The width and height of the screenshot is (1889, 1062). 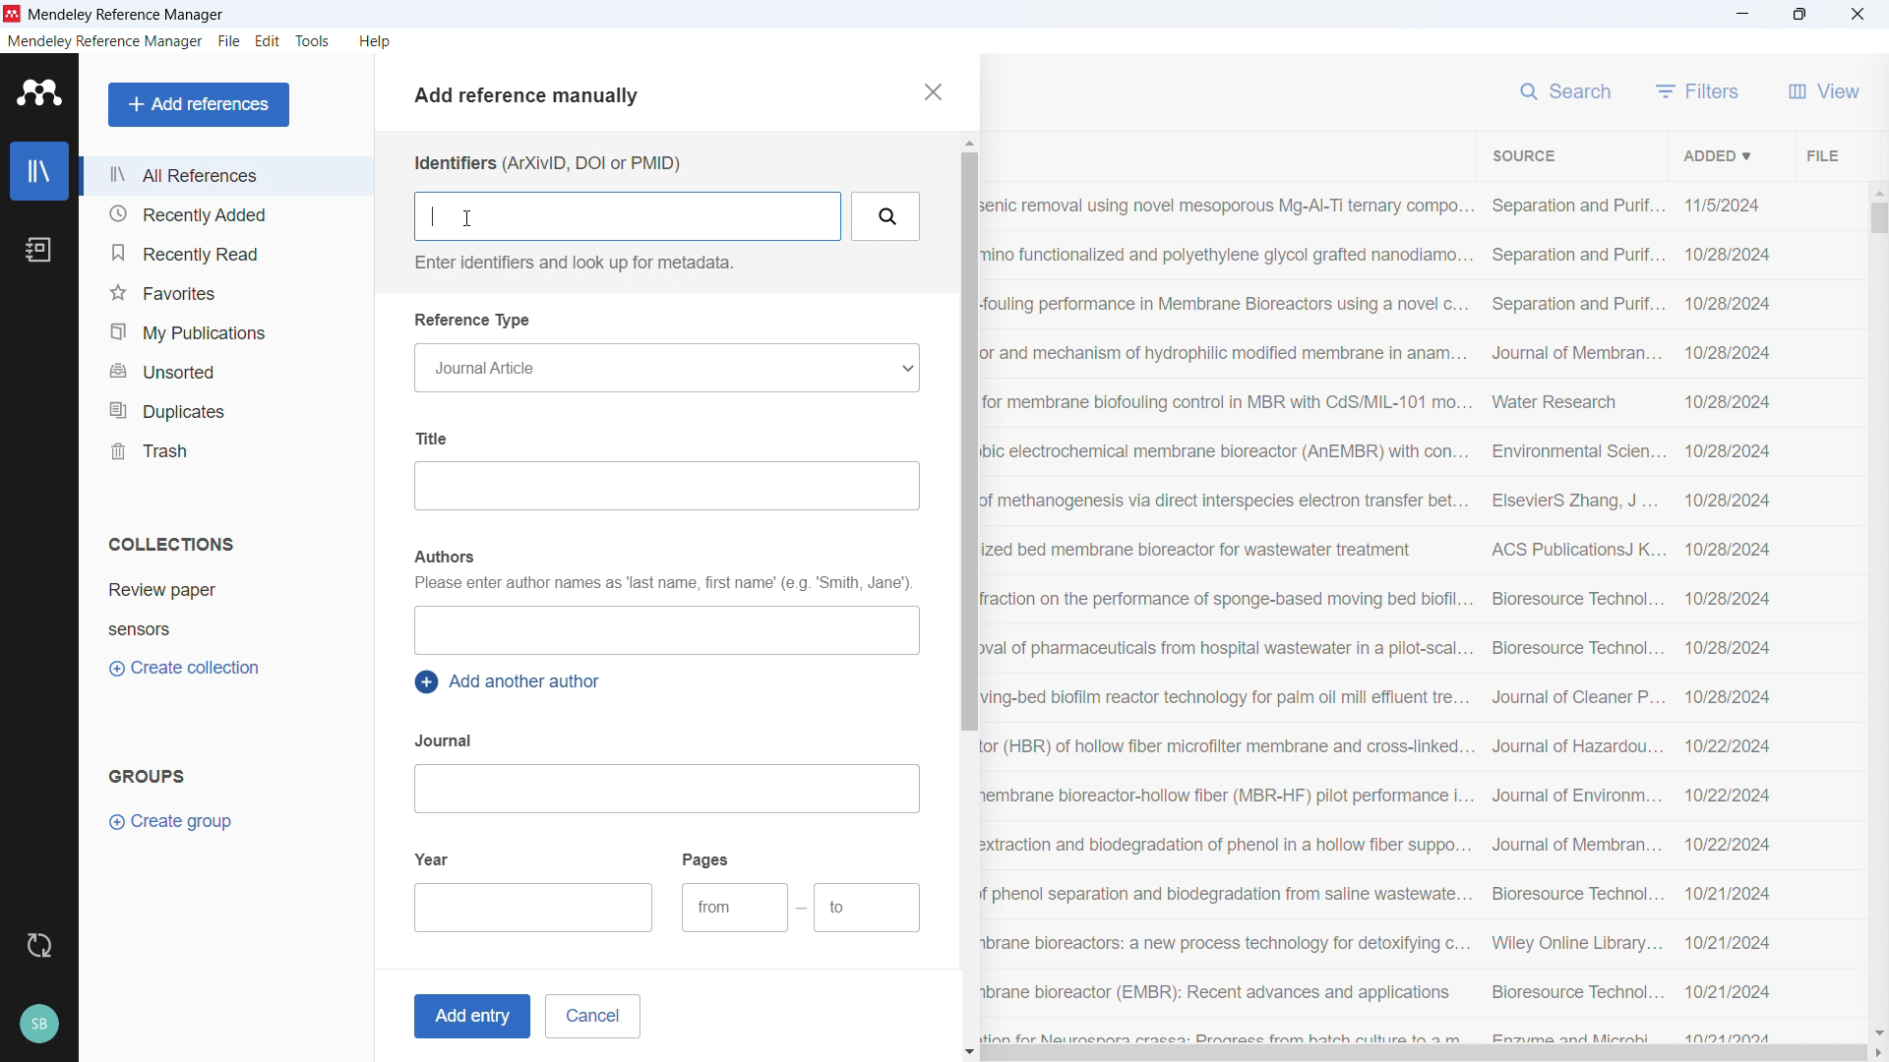 I want to click on Unsorted , so click(x=226, y=369).